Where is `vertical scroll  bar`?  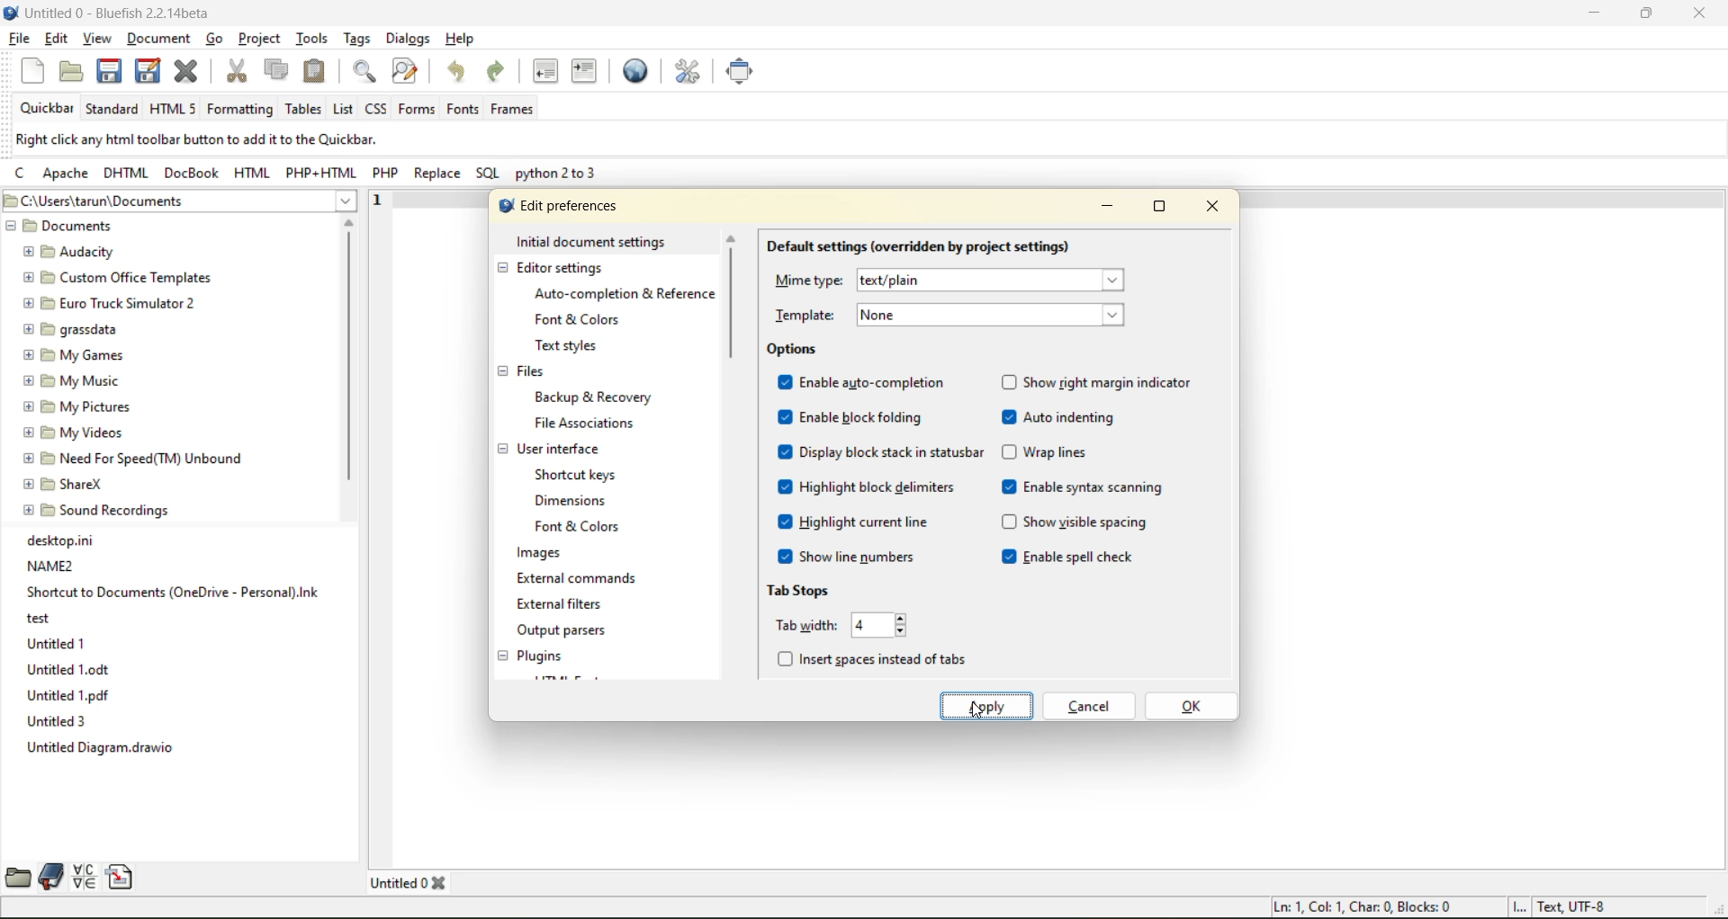 vertical scroll  bar is located at coordinates (733, 304).